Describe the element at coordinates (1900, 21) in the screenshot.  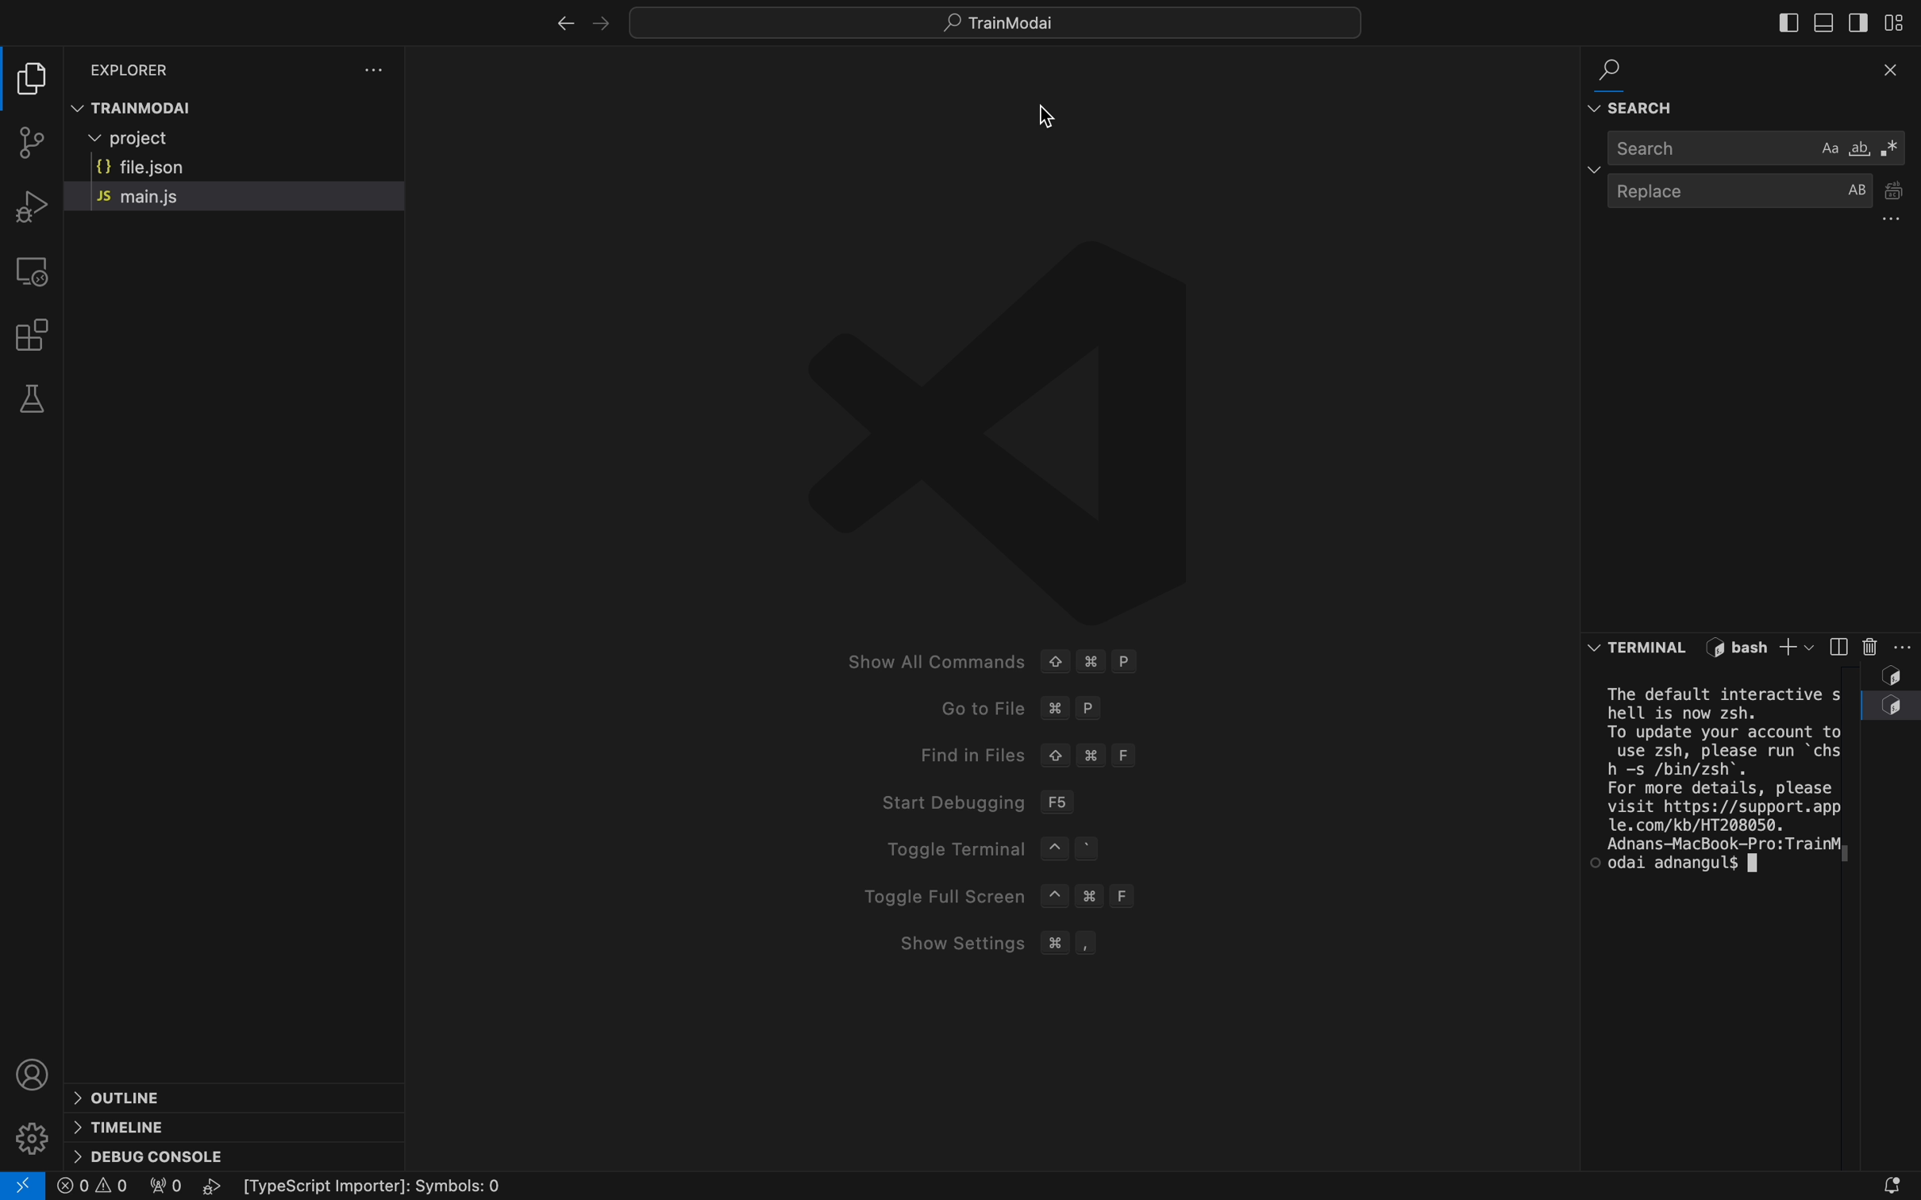
I see `layout` at that location.